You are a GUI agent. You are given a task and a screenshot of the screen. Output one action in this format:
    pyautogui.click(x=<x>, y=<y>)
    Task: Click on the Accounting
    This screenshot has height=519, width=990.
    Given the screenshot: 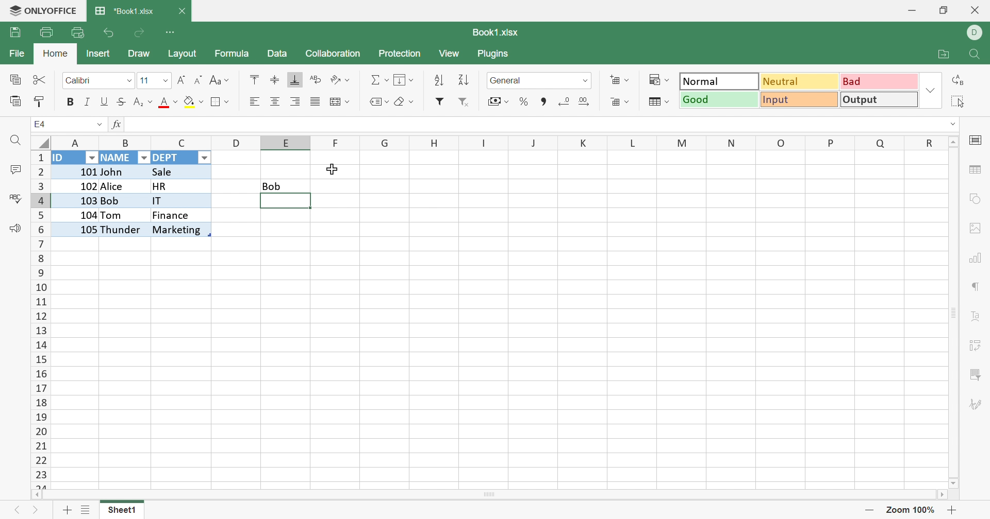 What is the action you would take?
    pyautogui.click(x=497, y=101)
    